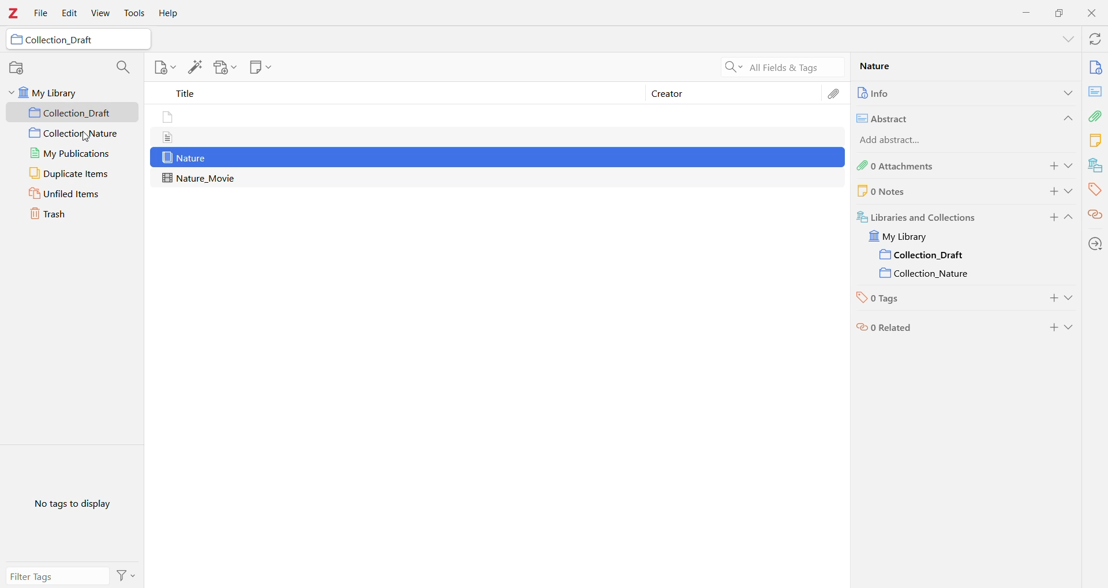 This screenshot has width=1108, height=588. What do you see at coordinates (1066, 118) in the screenshot?
I see `Collapse Section` at bounding box center [1066, 118].